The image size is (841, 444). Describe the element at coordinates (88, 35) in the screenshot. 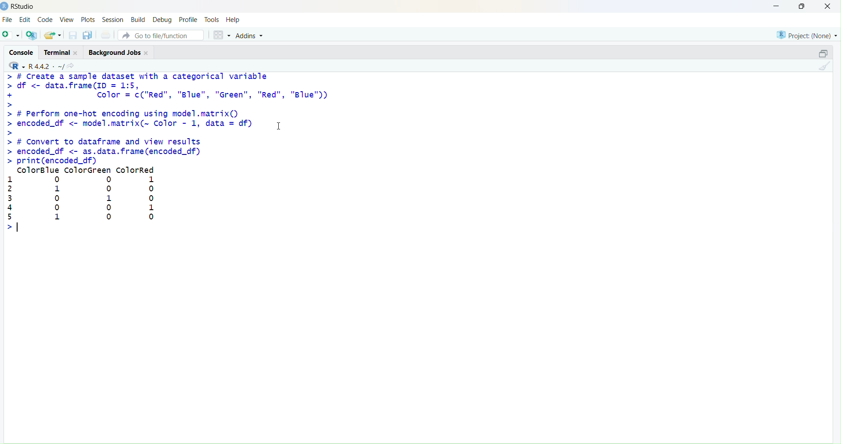

I see `copy` at that location.